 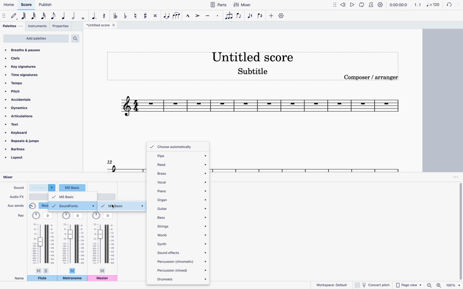 I want to click on sound, so click(x=18, y=187).